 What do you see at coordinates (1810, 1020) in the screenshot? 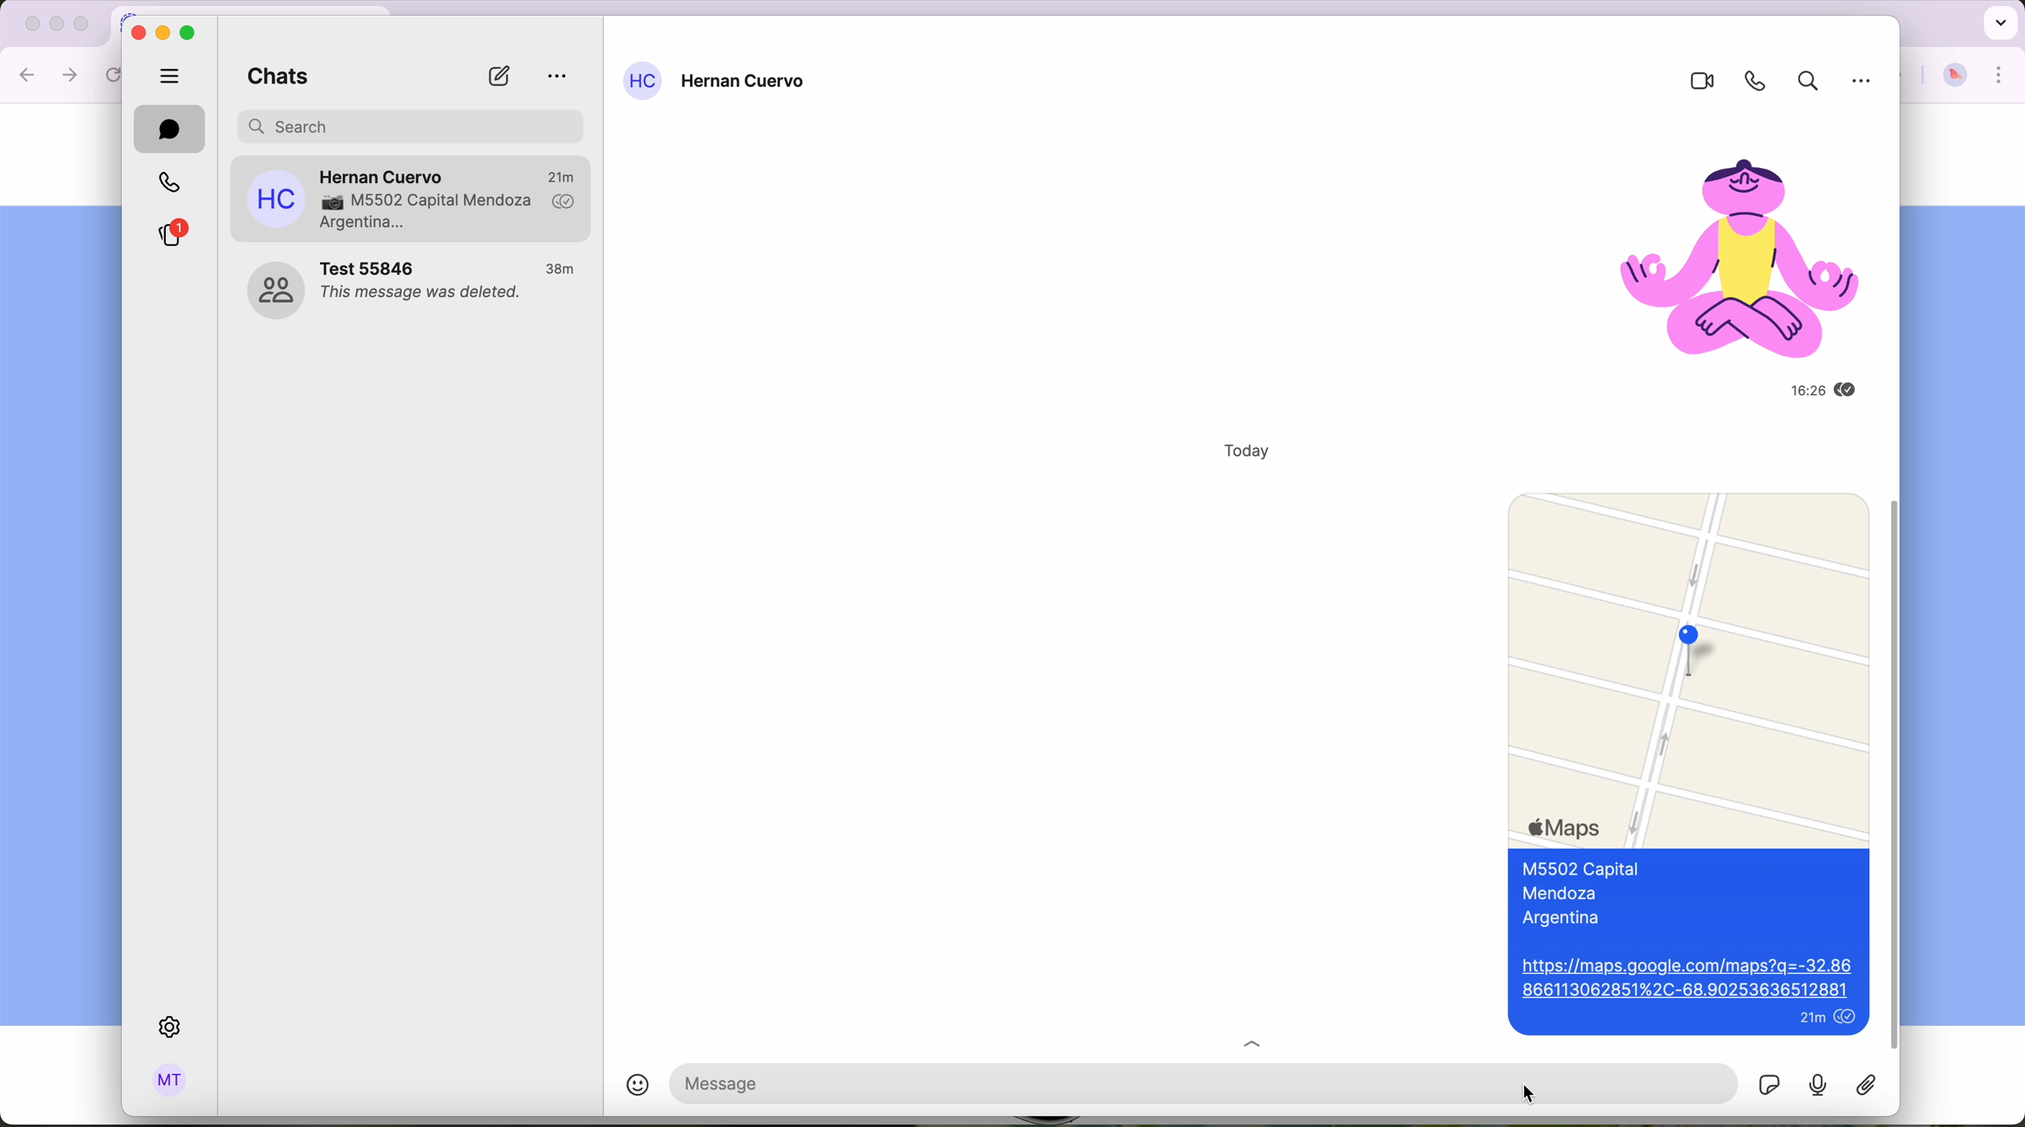
I see `21m` at bounding box center [1810, 1020].